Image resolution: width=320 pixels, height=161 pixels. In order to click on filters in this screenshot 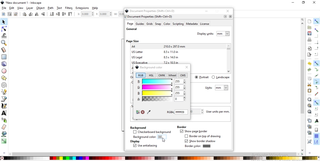, I will do `click(69, 8)`.